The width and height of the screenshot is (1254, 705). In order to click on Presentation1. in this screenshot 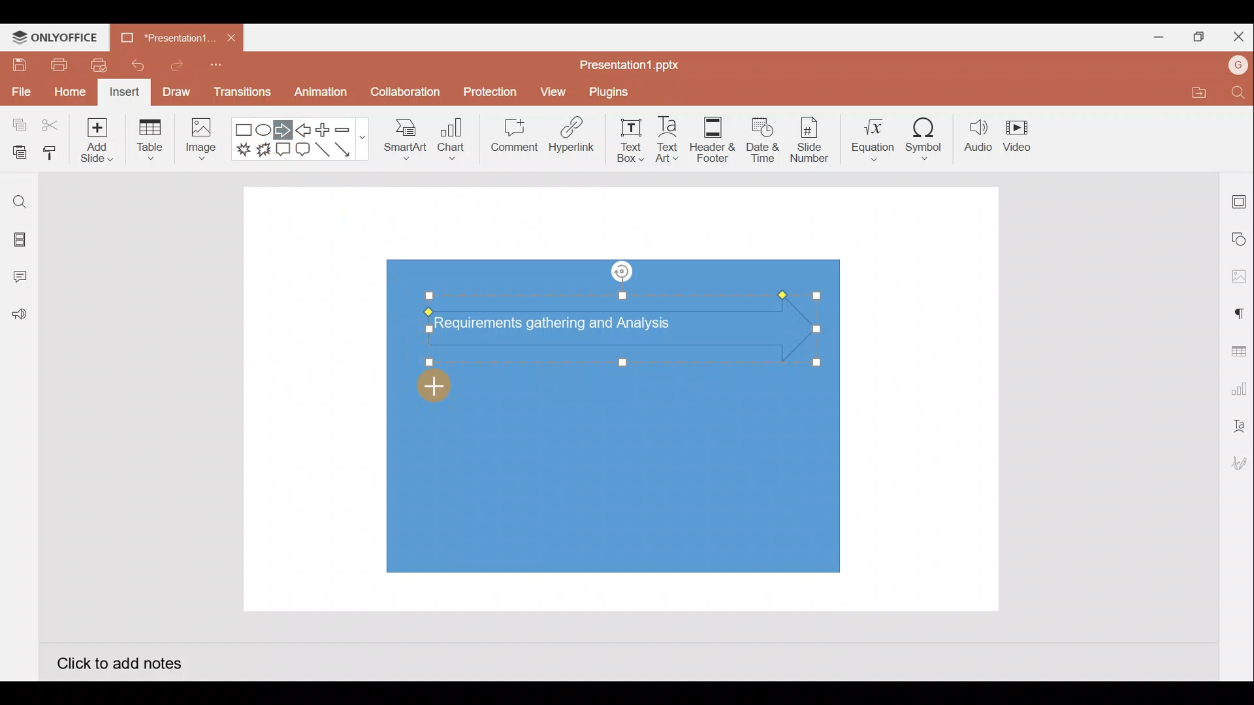, I will do `click(163, 38)`.